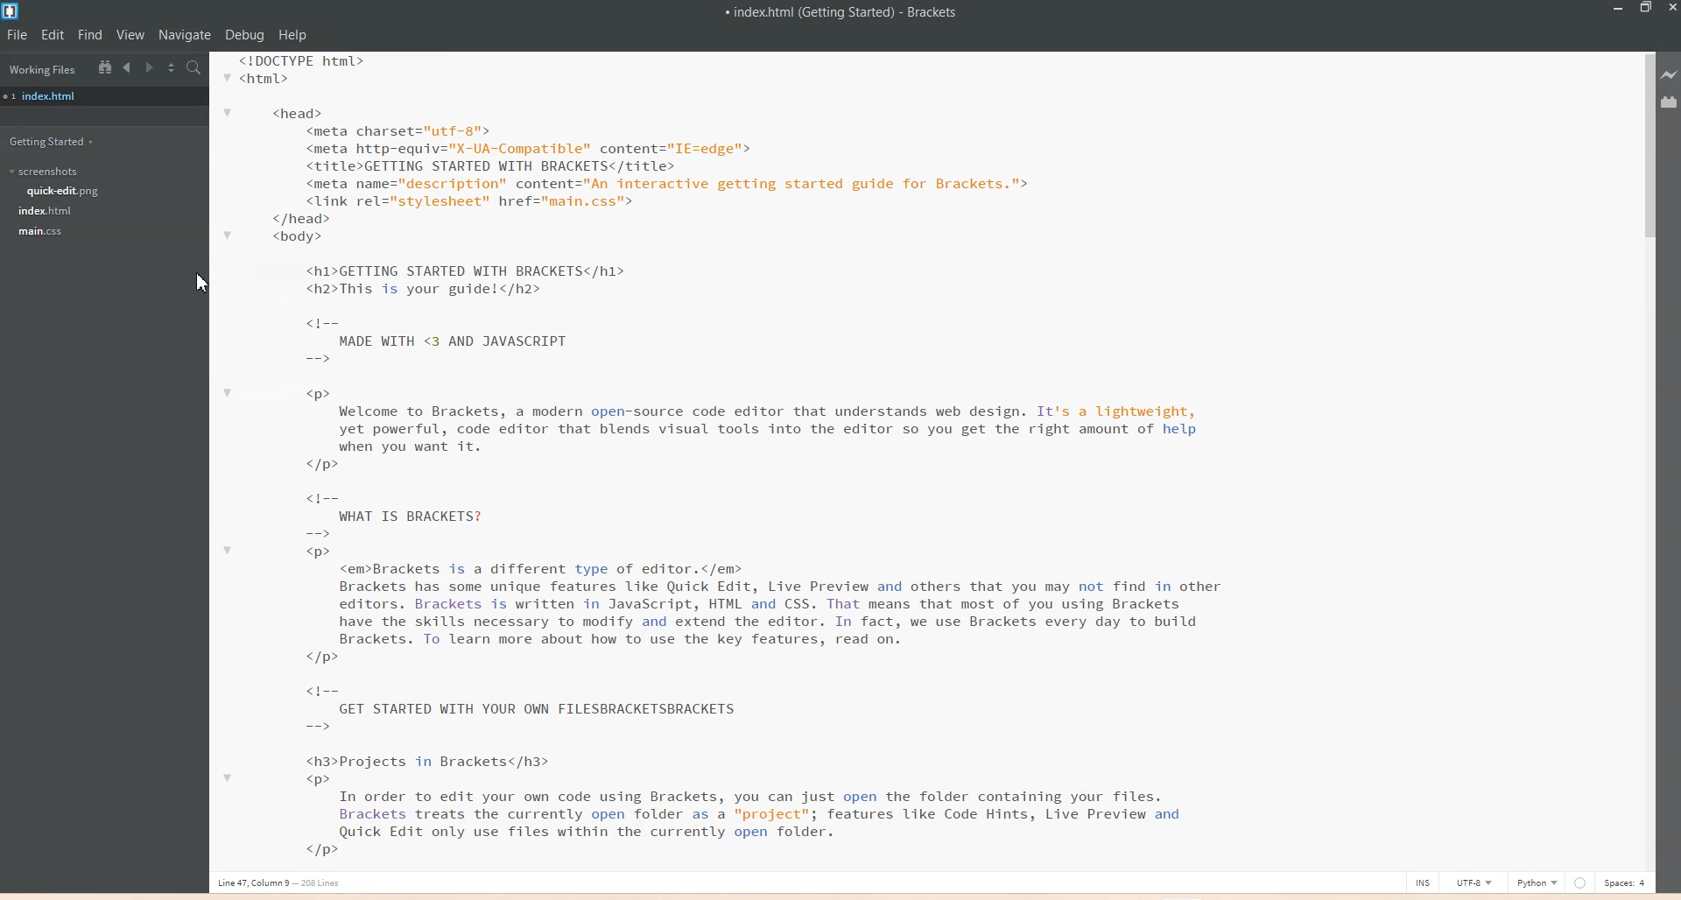 This screenshot has height=900, width=1681. What do you see at coordinates (293, 35) in the screenshot?
I see `Help` at bounding box center [293, 35].